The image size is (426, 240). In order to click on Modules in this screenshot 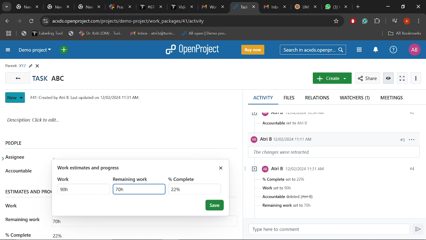, I will do `click(359, 50)`.